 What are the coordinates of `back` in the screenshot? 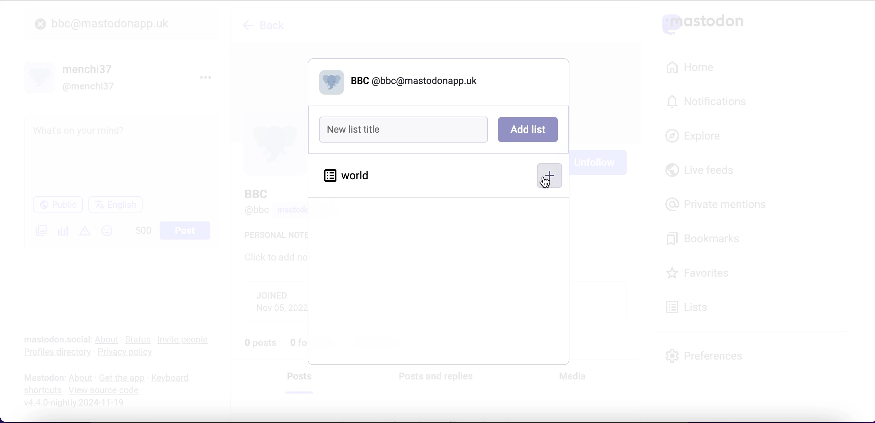 It's located at (270, 25).